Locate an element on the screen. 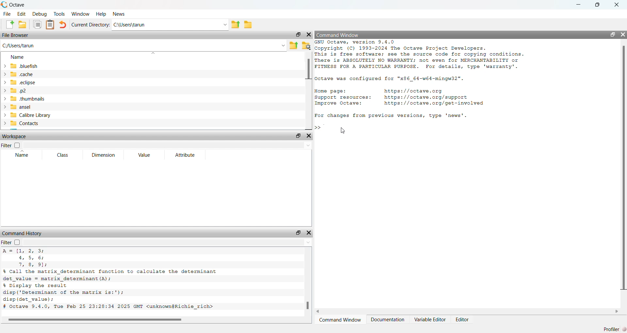  maximize is located at coordinates (298, 233).